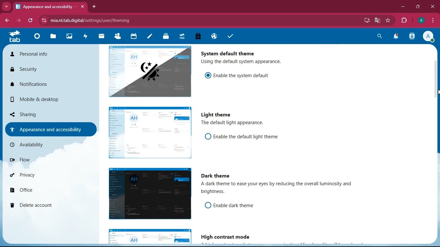  Describe the element at coordinates (281, 189) in the screenshot. I see `description` at that location.